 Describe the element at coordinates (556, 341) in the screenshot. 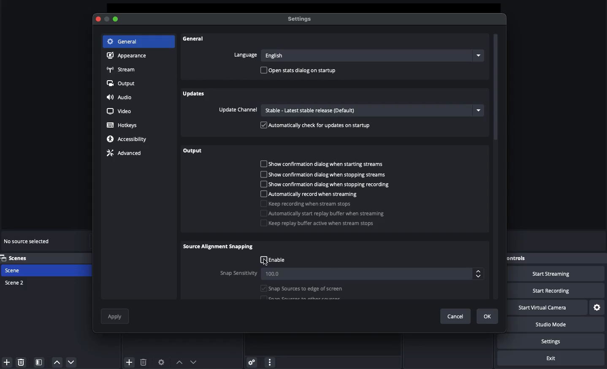

I see `Settings` at that location.